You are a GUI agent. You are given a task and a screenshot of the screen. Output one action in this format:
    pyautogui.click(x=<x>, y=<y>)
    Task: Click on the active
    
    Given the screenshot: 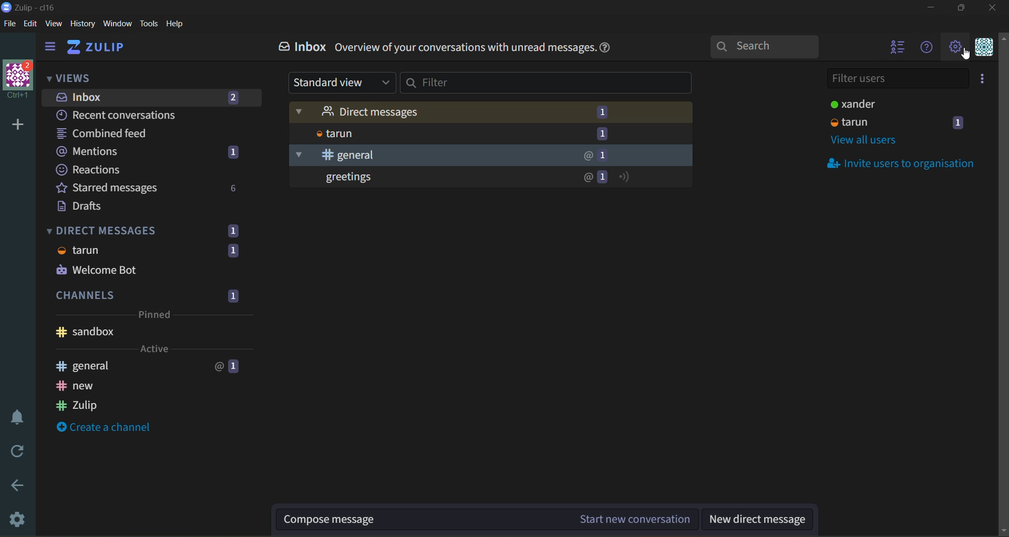 What is the action you would take?
    pyautogui.click(x=155, y=349)
    